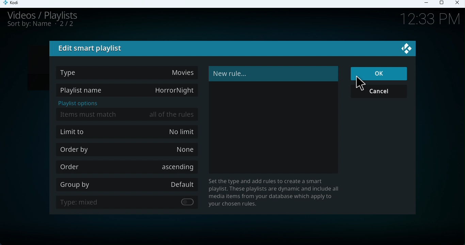  I want to click on Sort by: Name 2/2, so click(41, 26).